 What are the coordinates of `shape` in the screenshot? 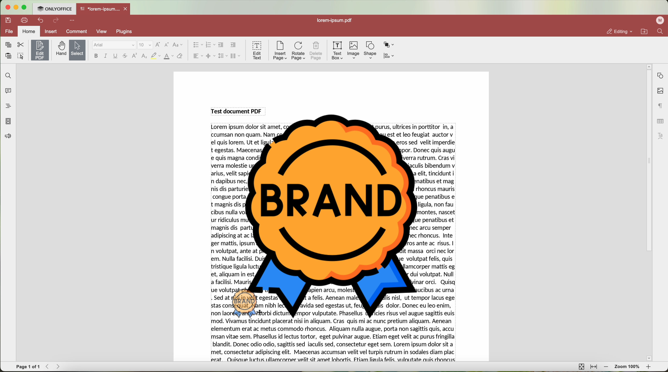 It's located at (370, 50).